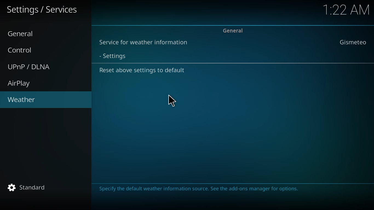 The width and height of the screenshot is (374, 210). Describe the element at coordinates (22, 100) in the screenshot. I see `weather` at that location.